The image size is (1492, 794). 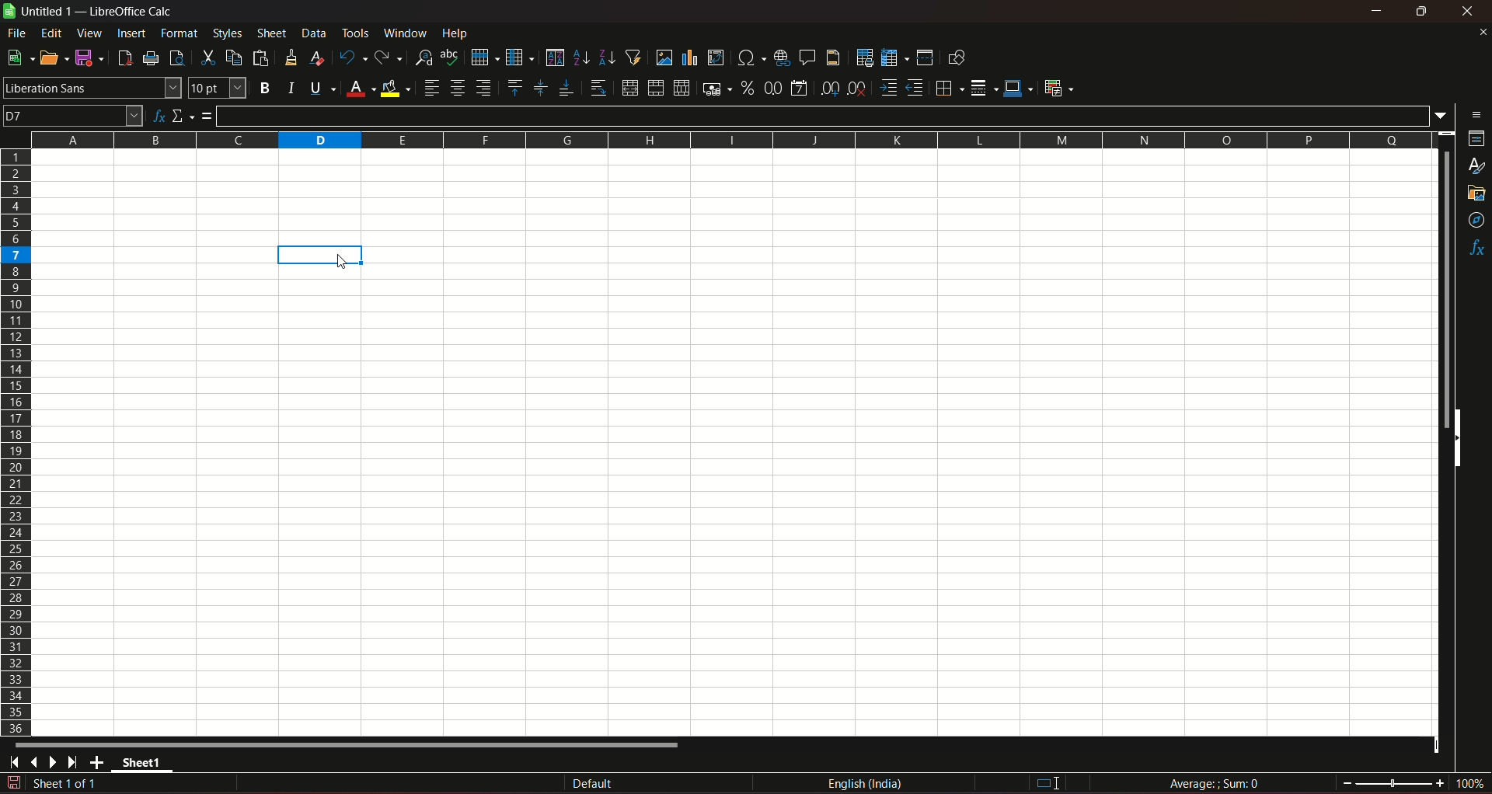 I want to click on headers & footers, so click(x=832, y=57).